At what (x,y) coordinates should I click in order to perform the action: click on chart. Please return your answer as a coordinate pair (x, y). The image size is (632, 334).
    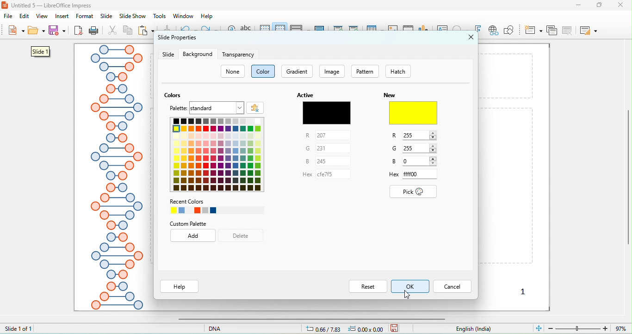
    Looking at the image, I should click on (393, 31).